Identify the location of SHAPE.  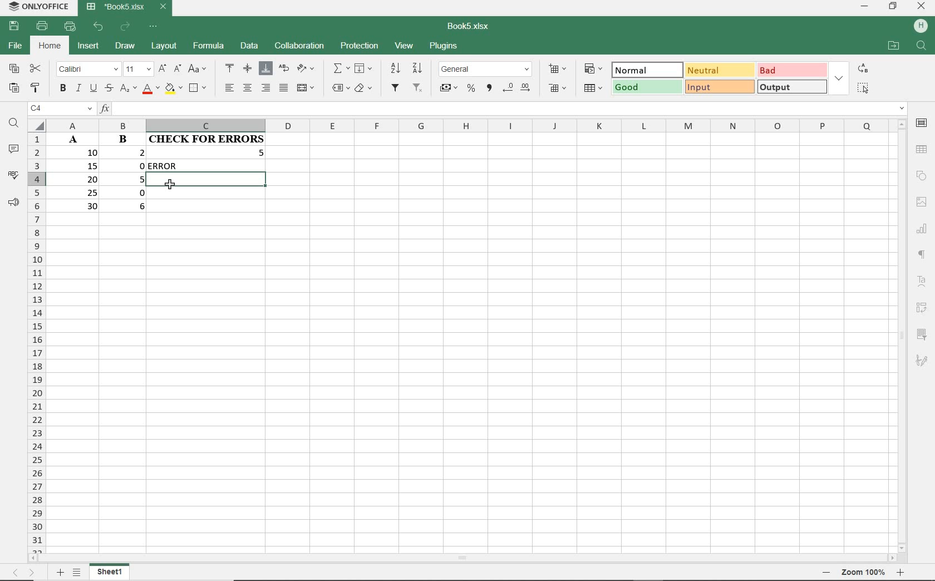
(921, 175).